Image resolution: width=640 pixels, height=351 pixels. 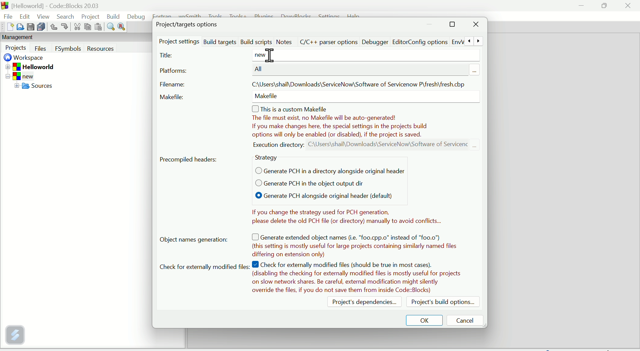 I want to click on Build, so click(x=114, y=16).